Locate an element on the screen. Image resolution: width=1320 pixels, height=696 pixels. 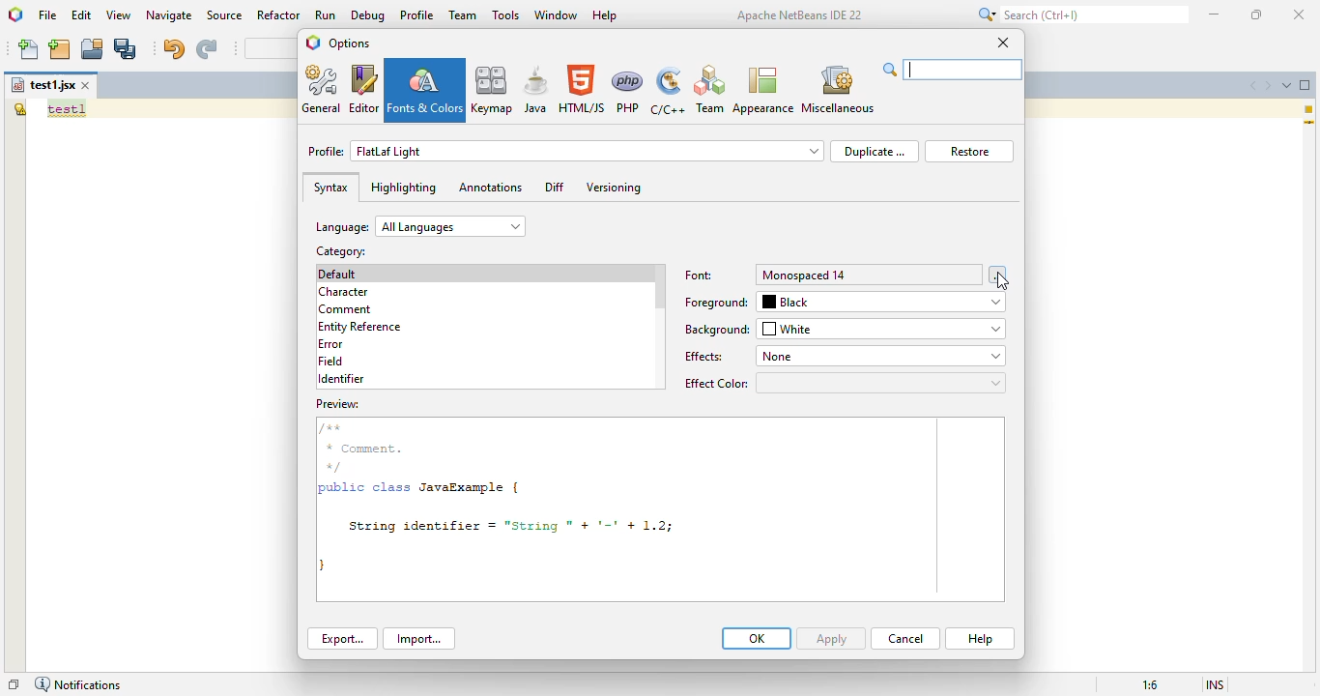
options is located at coordinates (351, 43).